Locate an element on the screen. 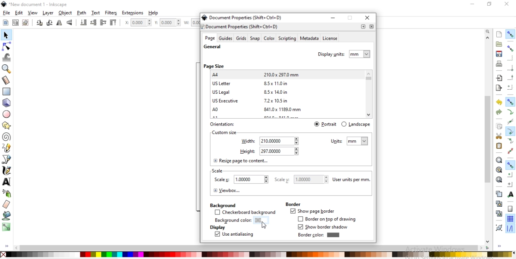 This screenshot has height=259, width=516. flip vertically is located at coordinates (70, 23).